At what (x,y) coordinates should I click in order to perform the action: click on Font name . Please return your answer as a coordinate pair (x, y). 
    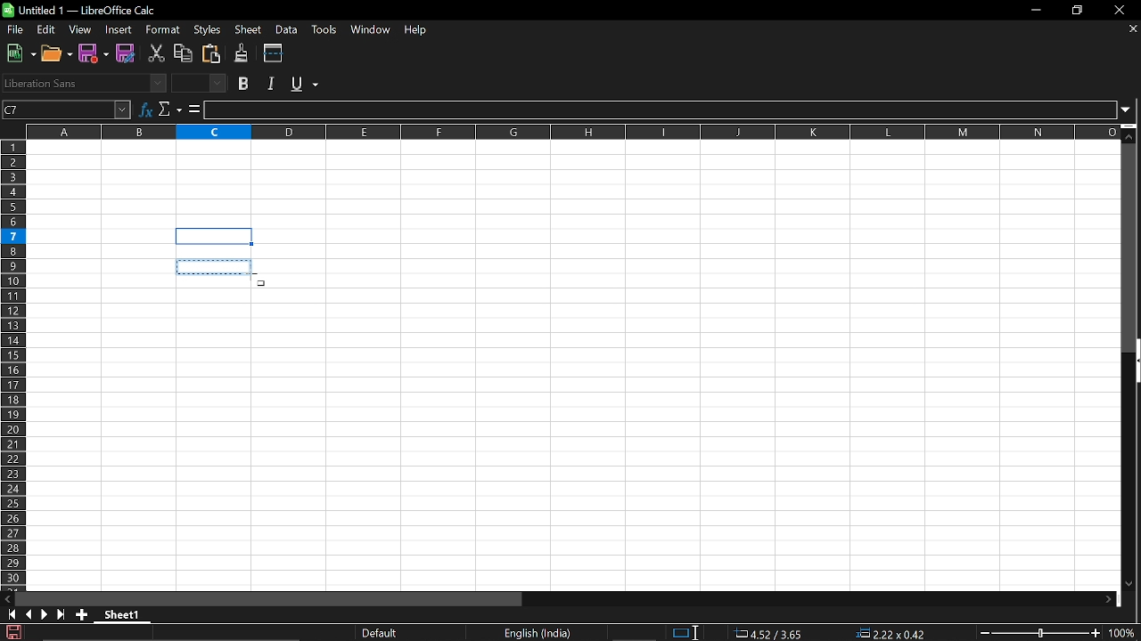
    Looking at the image, I should click on (84, 83).